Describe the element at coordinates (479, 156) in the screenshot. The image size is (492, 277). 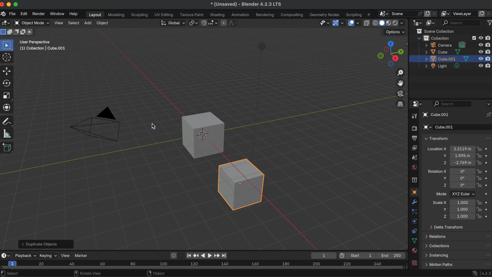
I see `lock location` at that location.